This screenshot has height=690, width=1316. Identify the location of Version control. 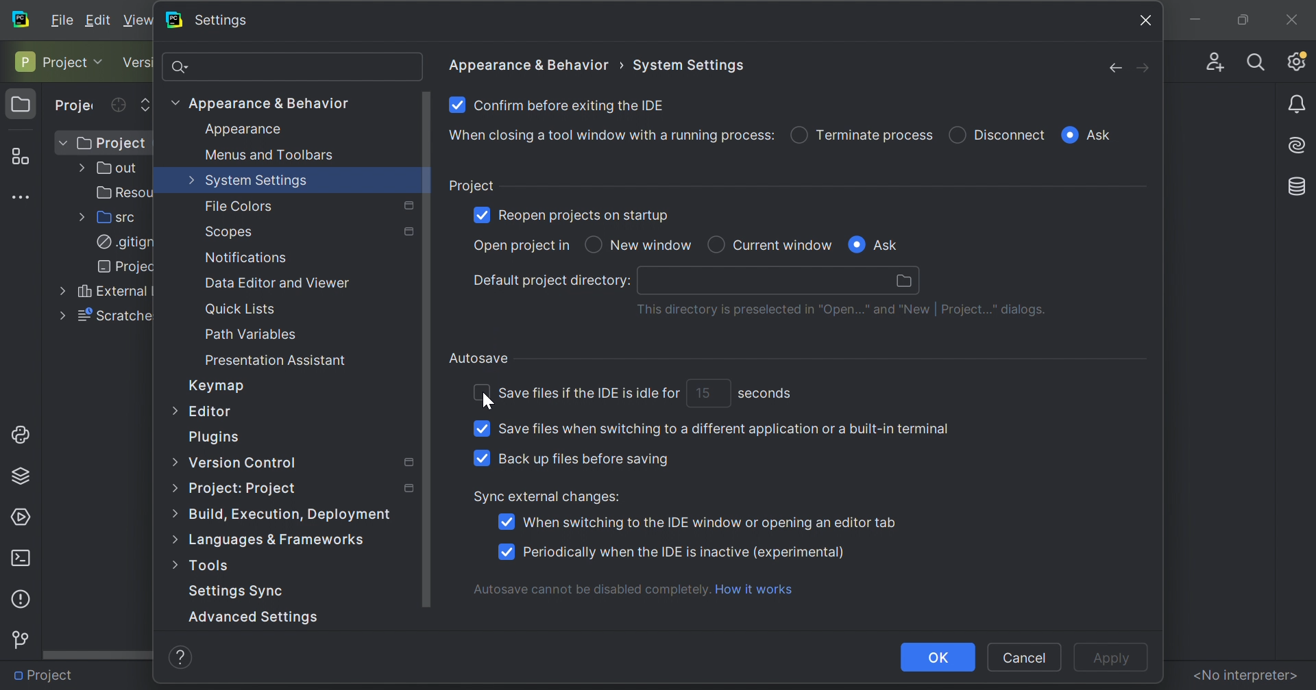
(138, 63).